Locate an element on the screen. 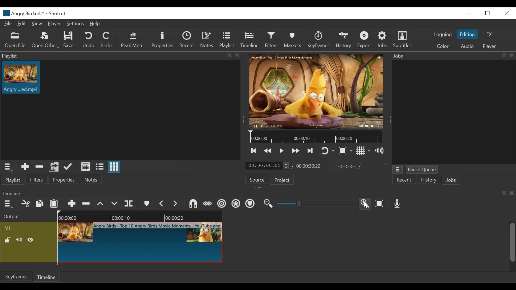  Lift is located at coordinates (101, 204).